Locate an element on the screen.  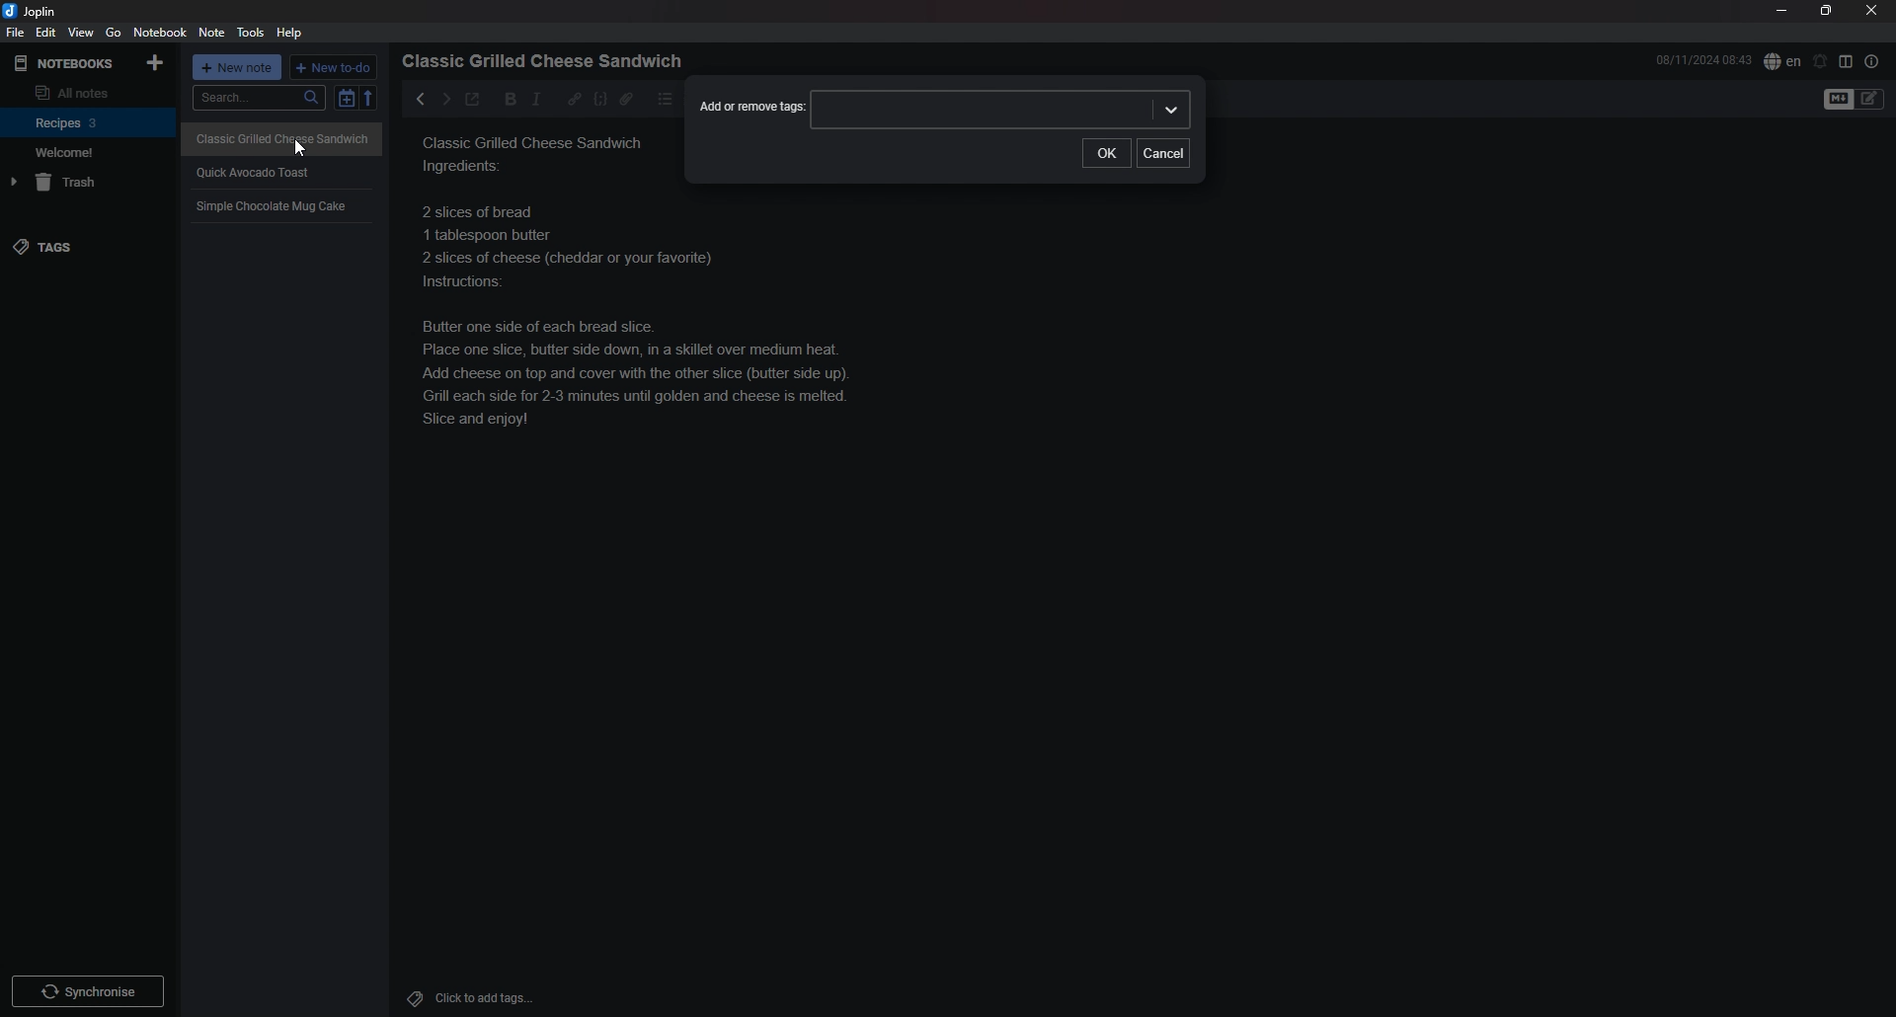
time is located at coordinates (1703, 59).